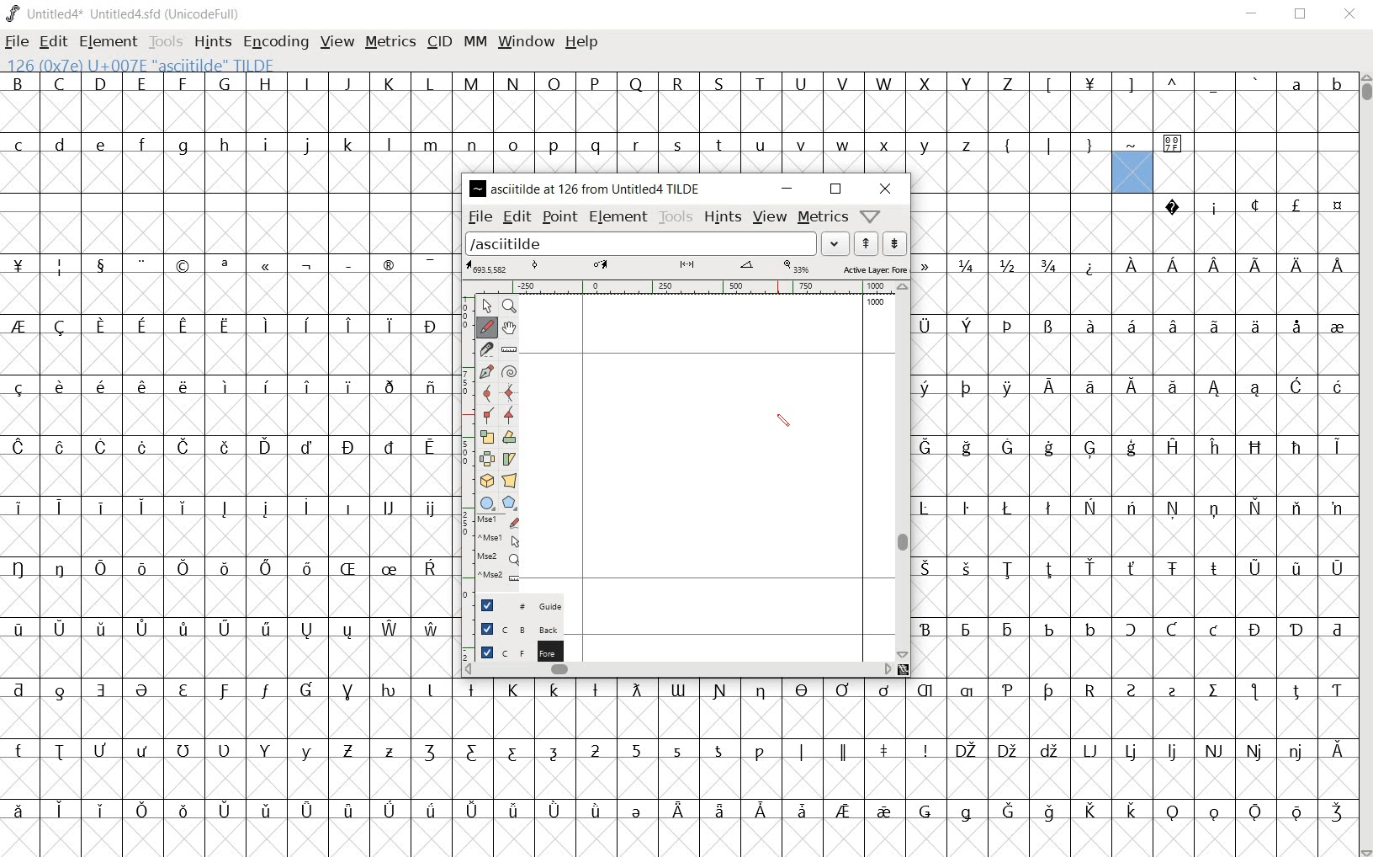 The height and width of the screenshot is (857, 1373). I want to click on scroll by hand, so click(510, 328).